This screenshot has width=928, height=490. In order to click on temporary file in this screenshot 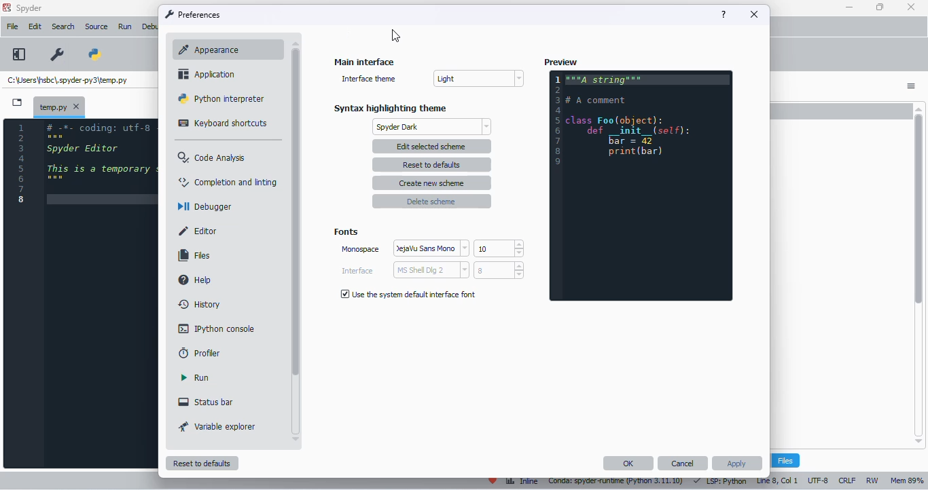, I will do `click(67, 80)`.